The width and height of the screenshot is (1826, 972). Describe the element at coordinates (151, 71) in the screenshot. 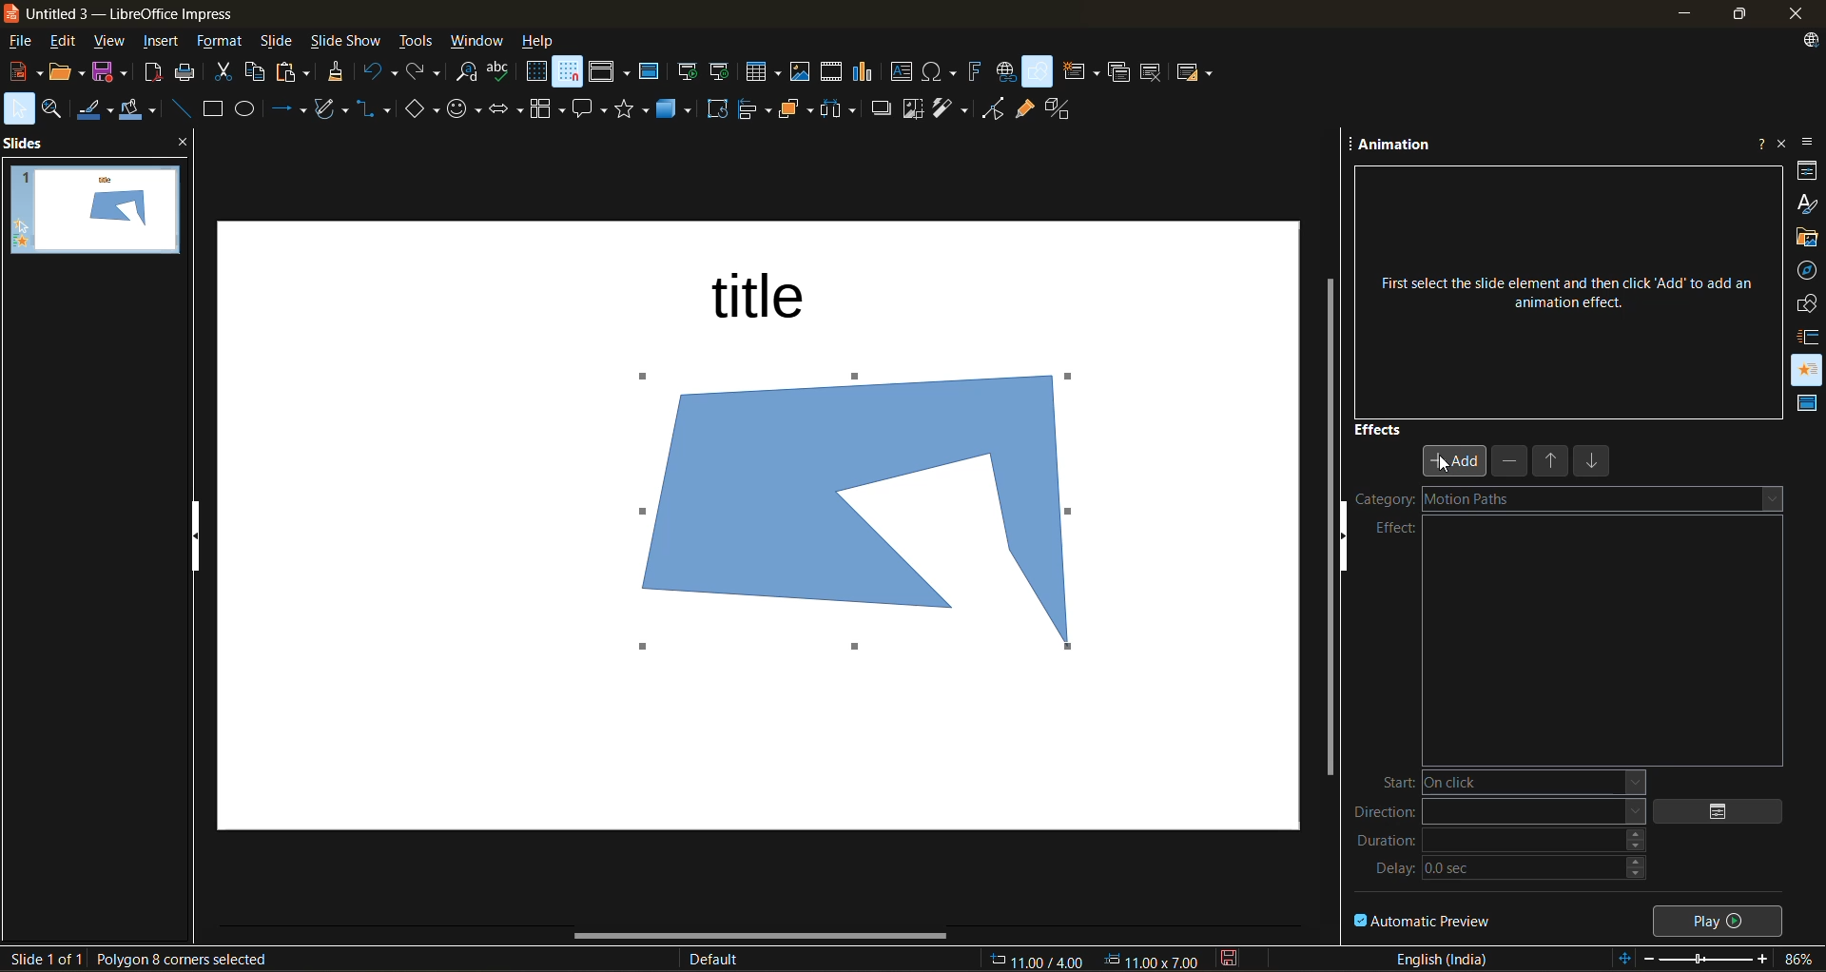

I see `export as pdf` at that location.